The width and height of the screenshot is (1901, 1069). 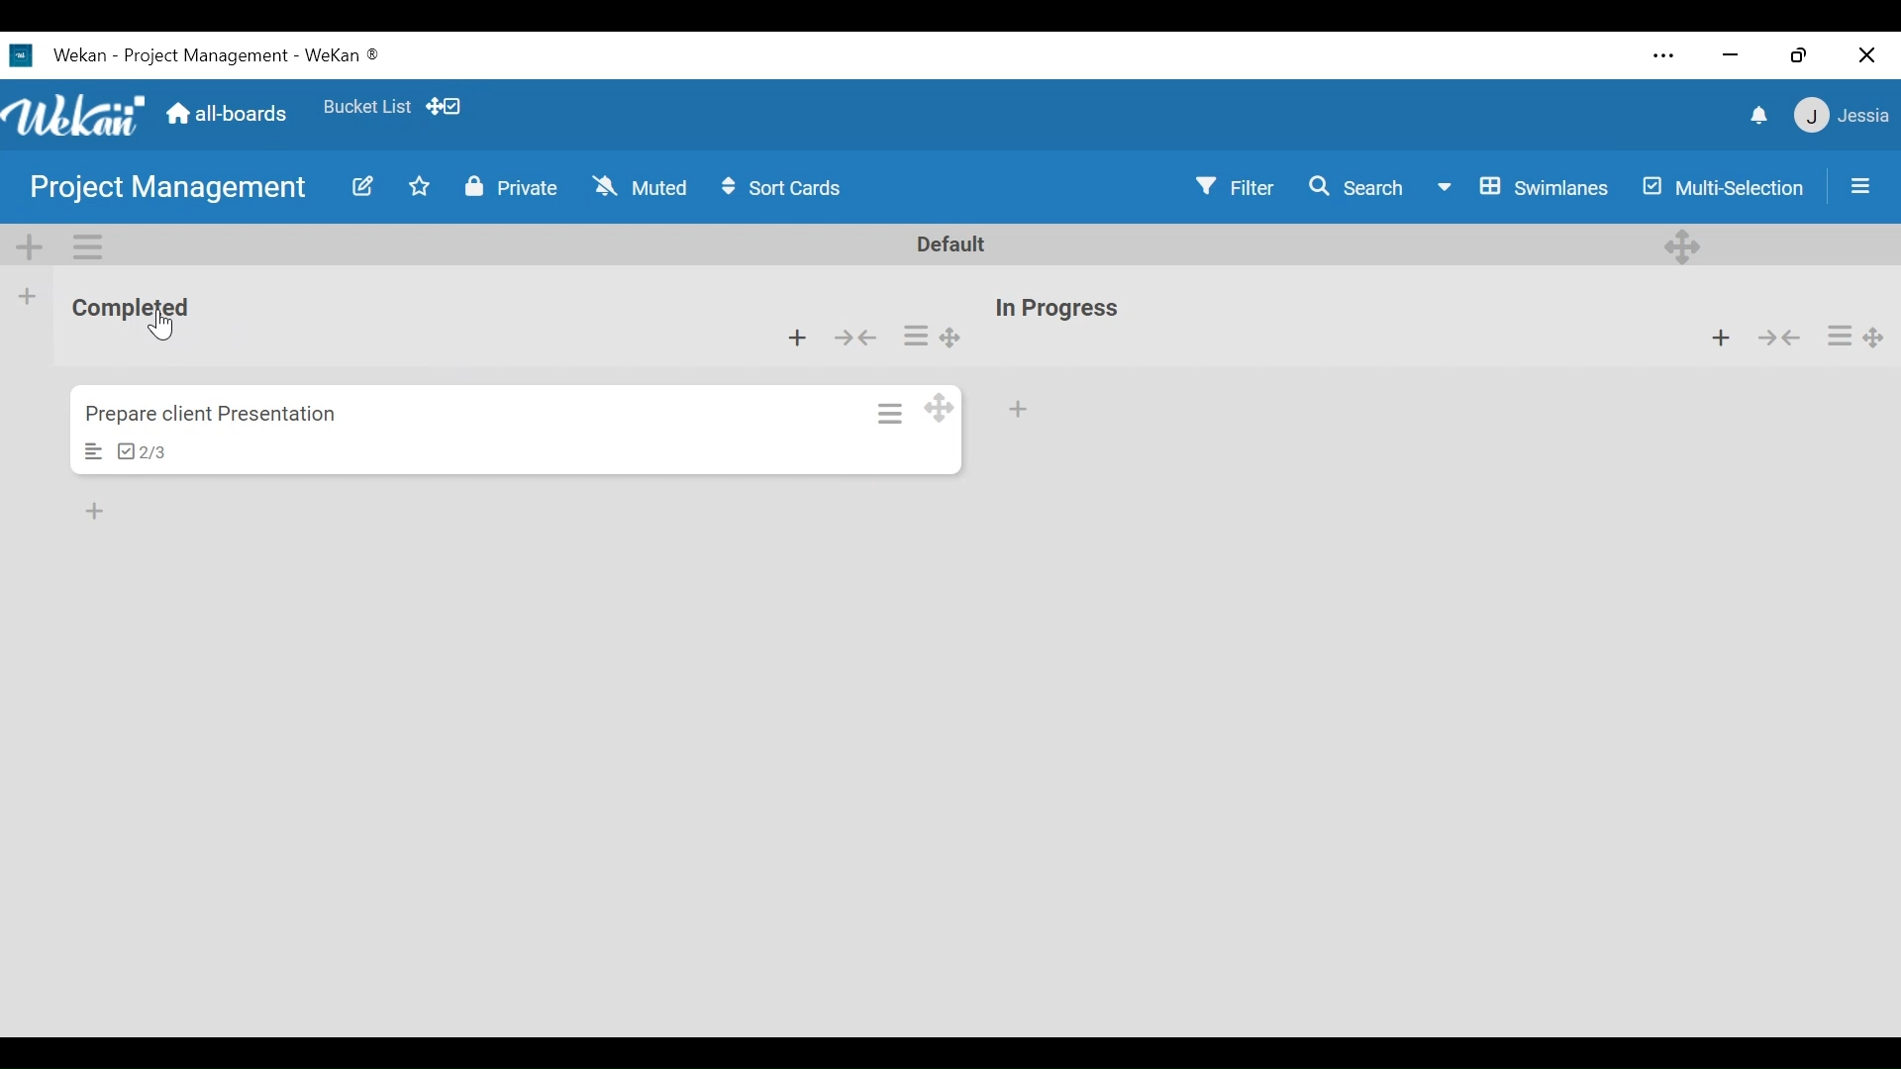 What do you see at coordinates (1721, 340) in the screenshot?
I see `Add Card at the top of the list` at bounding box center [1721, 340].